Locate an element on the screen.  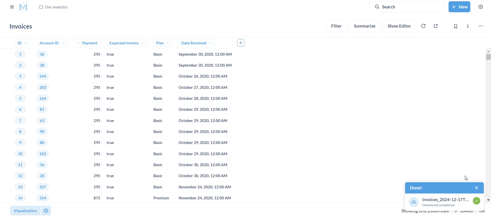
12 is located at coordinates (14, 176).